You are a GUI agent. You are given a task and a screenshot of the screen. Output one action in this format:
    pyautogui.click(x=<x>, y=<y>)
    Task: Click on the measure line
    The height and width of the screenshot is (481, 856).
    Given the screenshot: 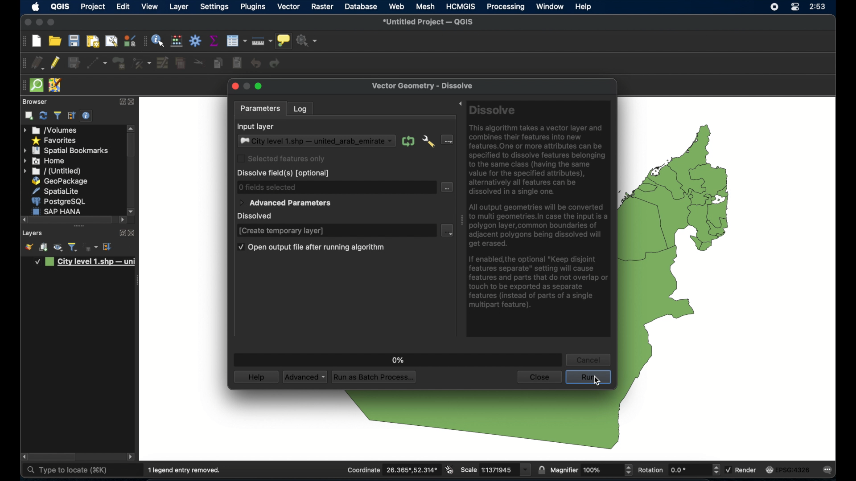 What is the action you would take?
    pyautogui.click(x=263, y=41)
    